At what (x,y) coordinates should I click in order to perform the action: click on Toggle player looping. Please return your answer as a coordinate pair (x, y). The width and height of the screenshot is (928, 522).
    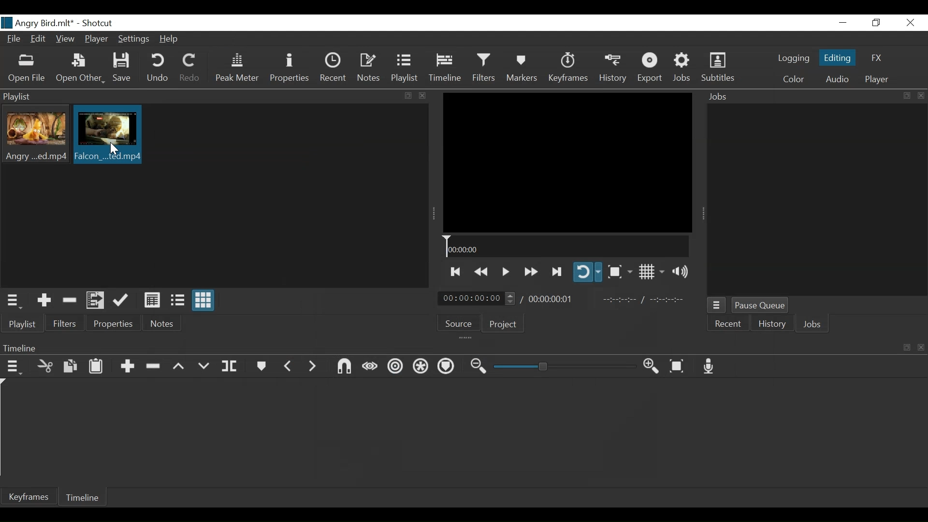
    Looking at the image, I should click on (587, 272).